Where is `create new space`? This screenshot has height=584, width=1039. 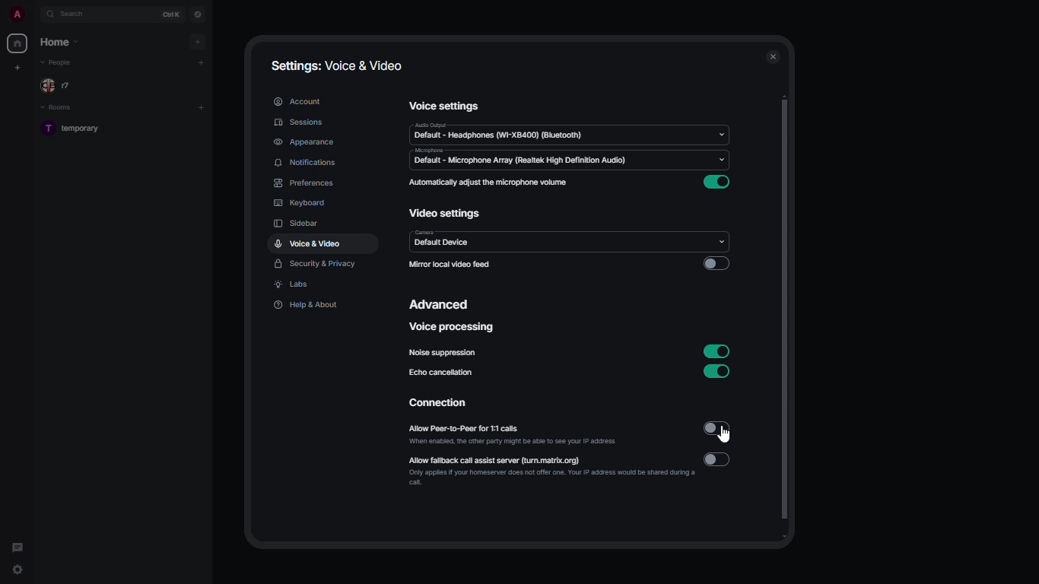 create new space is located at coordinates (19, 67).